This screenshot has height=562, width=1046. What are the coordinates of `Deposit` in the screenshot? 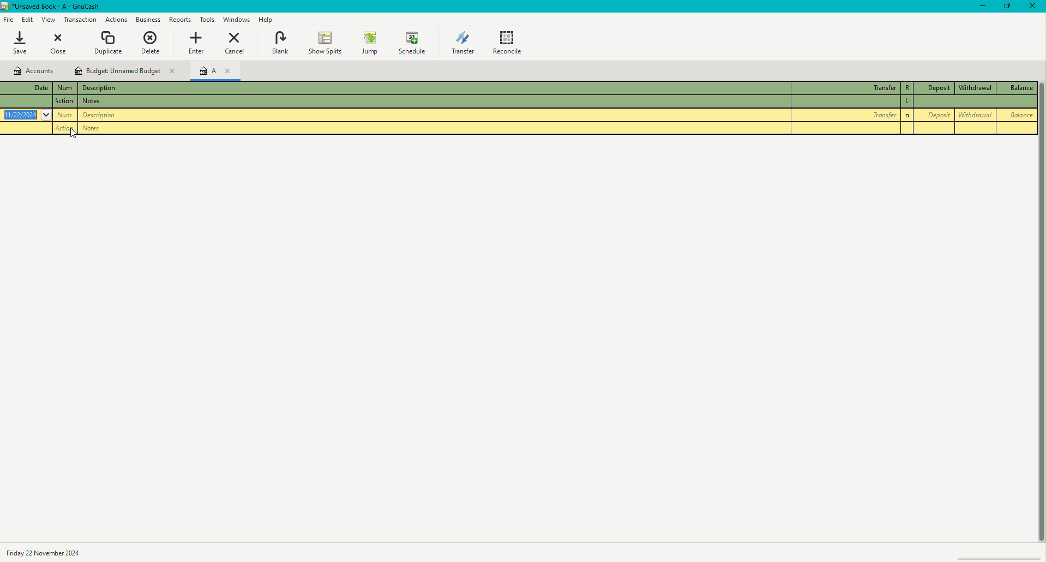 It's located at (934, 88).